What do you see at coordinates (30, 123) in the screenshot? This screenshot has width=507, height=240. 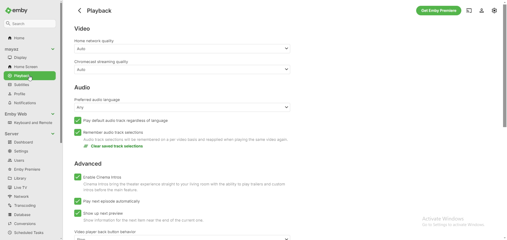 I see `keyboard and remote` at bounding box center [30, 123].